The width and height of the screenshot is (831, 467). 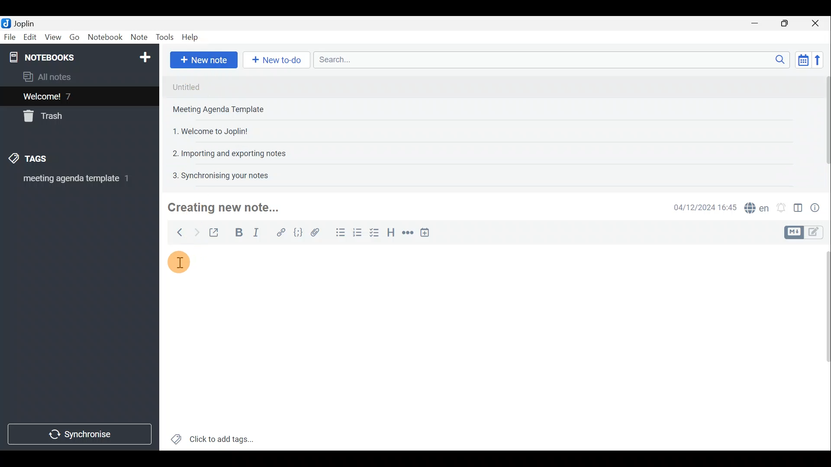 What do you see at coordinates (238, 232) in the screenshot?
I see `Bold` at bounding box center [238, 232].